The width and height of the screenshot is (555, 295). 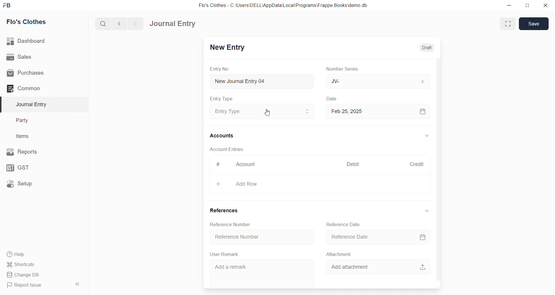 I want to click on New Entry, so click(x=227, y=48).